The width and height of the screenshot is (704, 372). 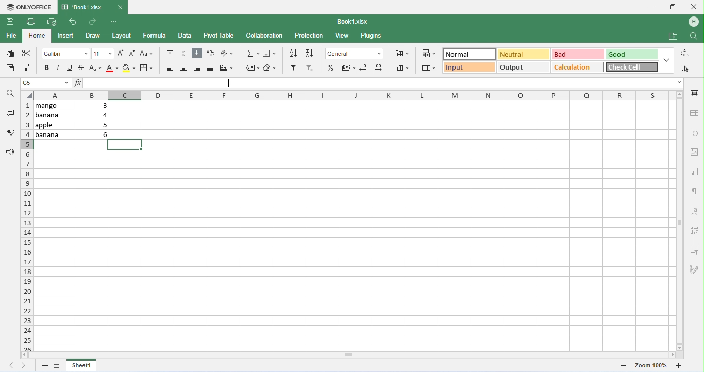 I want to click on zoom 100%, so click(x=651, y=366).